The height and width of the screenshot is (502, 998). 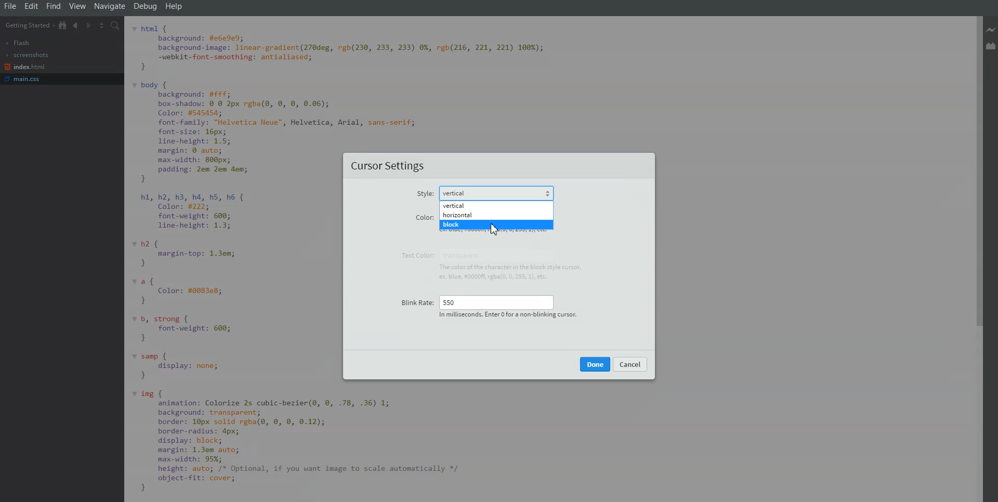 What do you see at coordinates (88, 25) in the screenshot?
I see `Navigate Forwards` at bounding box center [88, 25].